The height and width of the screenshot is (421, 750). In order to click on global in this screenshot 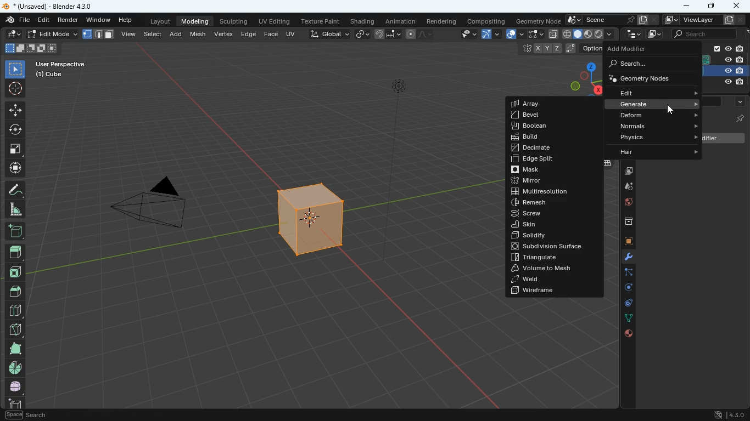, I will do `click(325, 35)`.